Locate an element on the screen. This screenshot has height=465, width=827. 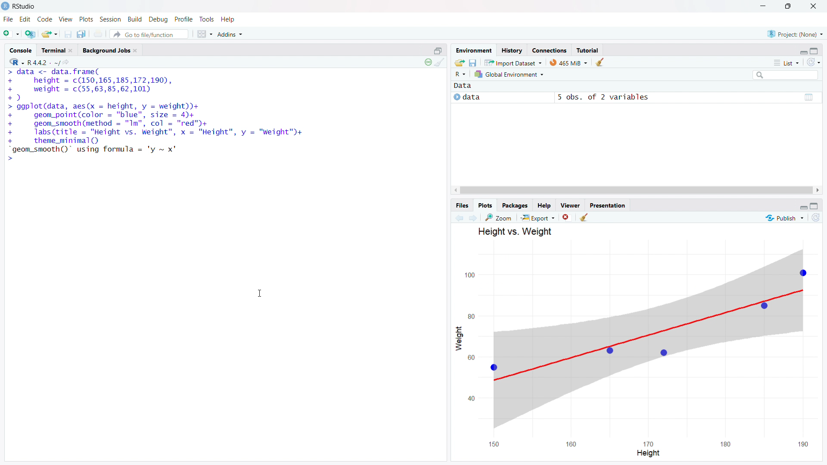
code is located at coordinates (45, 19).